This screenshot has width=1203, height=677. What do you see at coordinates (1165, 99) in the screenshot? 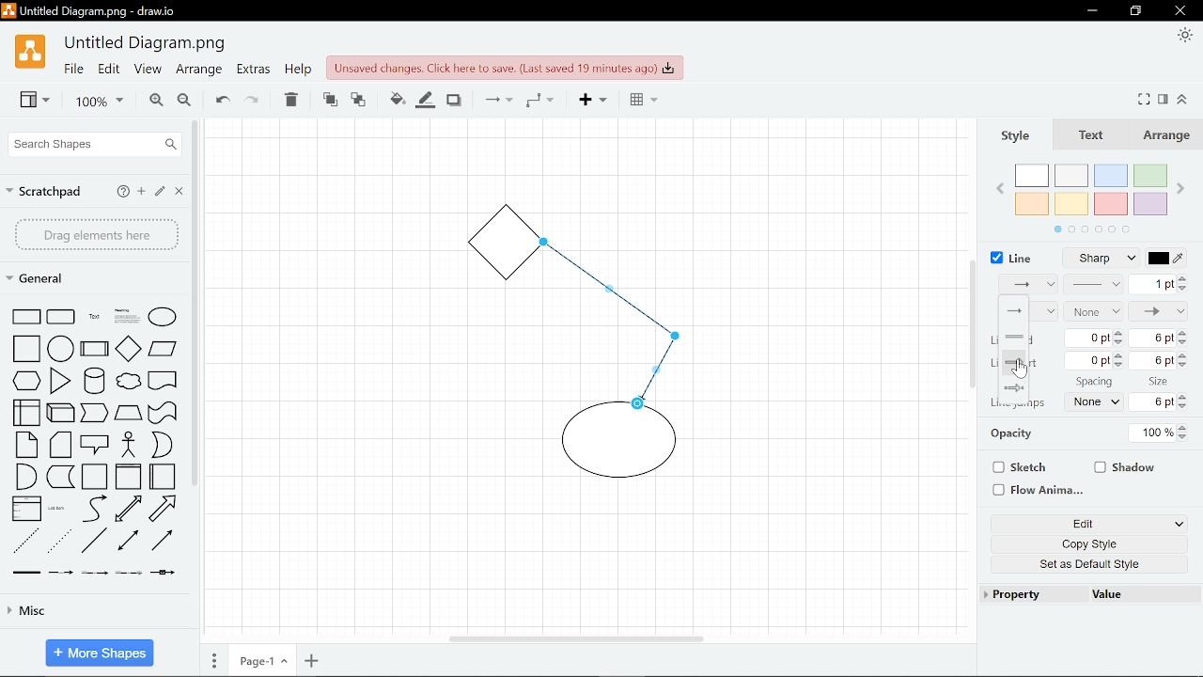
I see `Format` at bounding box center [1165, 99].